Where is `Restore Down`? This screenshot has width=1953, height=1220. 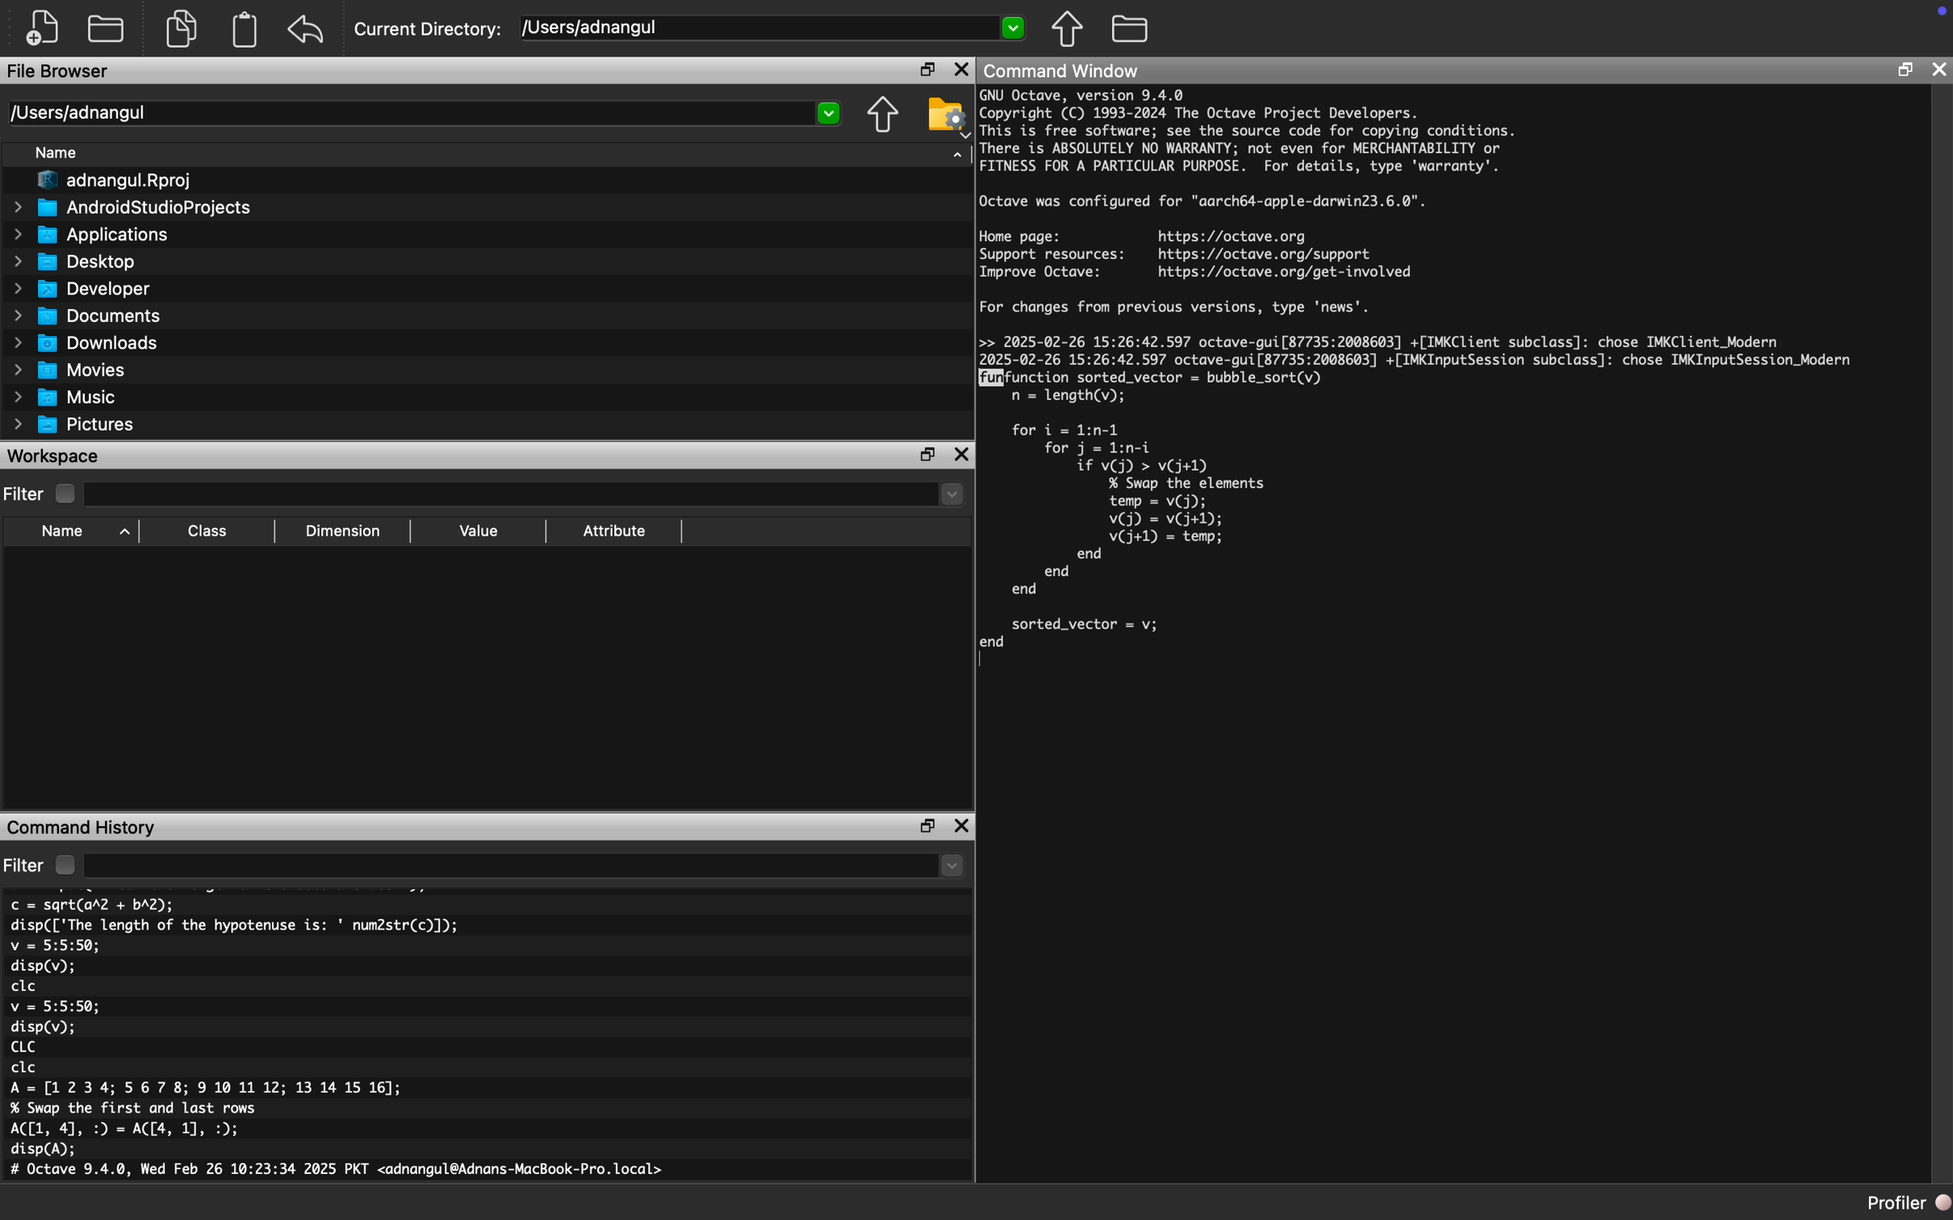 Restore Down is located at coordinates (927, 69).